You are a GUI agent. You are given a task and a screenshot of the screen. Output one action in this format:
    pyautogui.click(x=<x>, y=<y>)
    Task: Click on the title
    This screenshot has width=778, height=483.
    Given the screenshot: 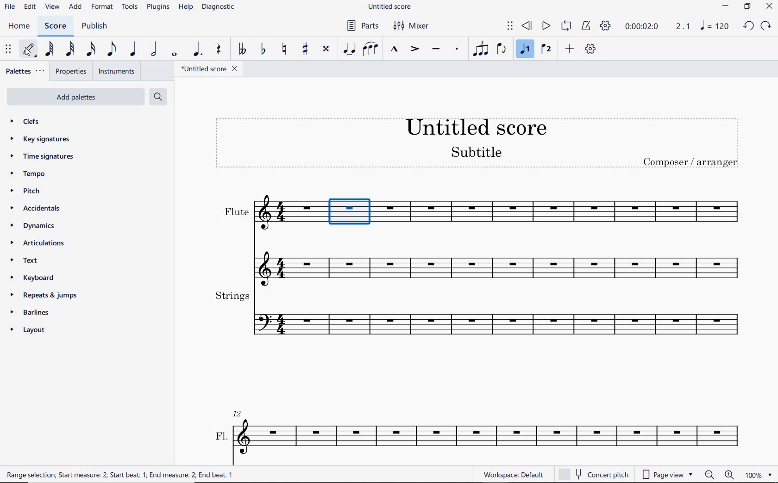 What is the action you would take?
    pyautogui.click(x=477, y=143)
    